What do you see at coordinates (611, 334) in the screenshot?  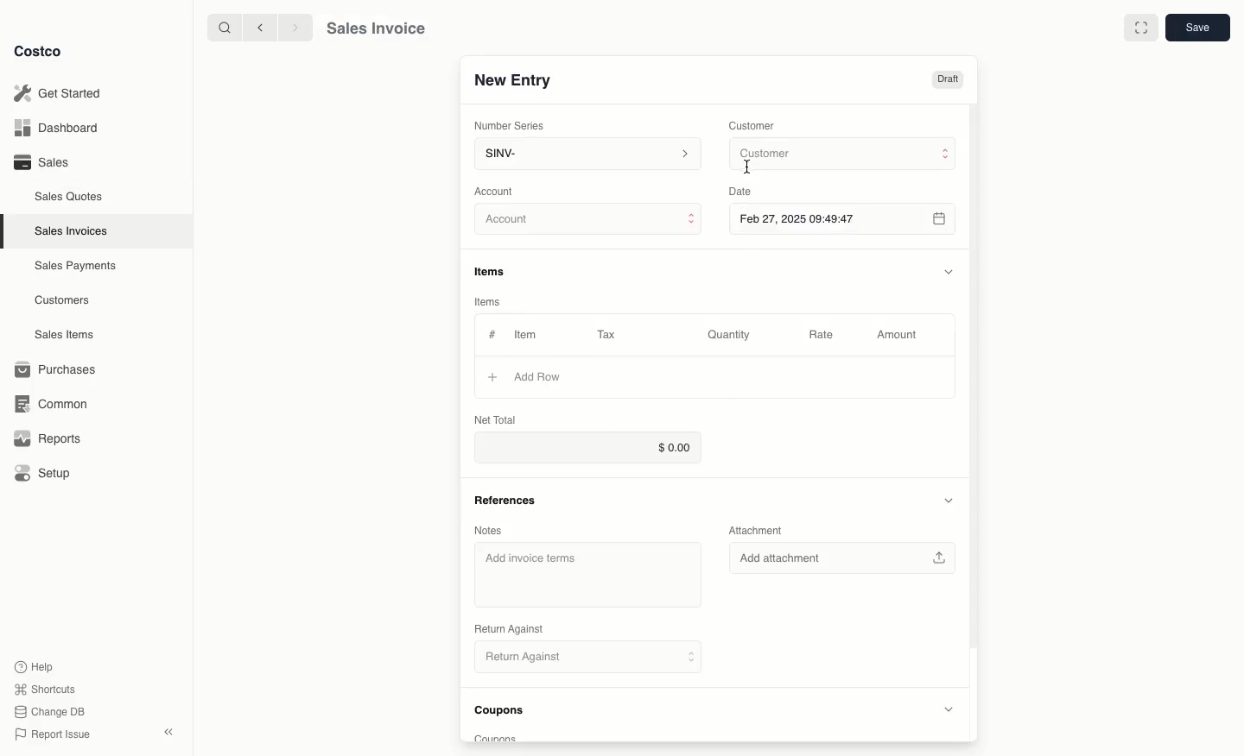 I see `Tax` at bounding box center [611, 334].